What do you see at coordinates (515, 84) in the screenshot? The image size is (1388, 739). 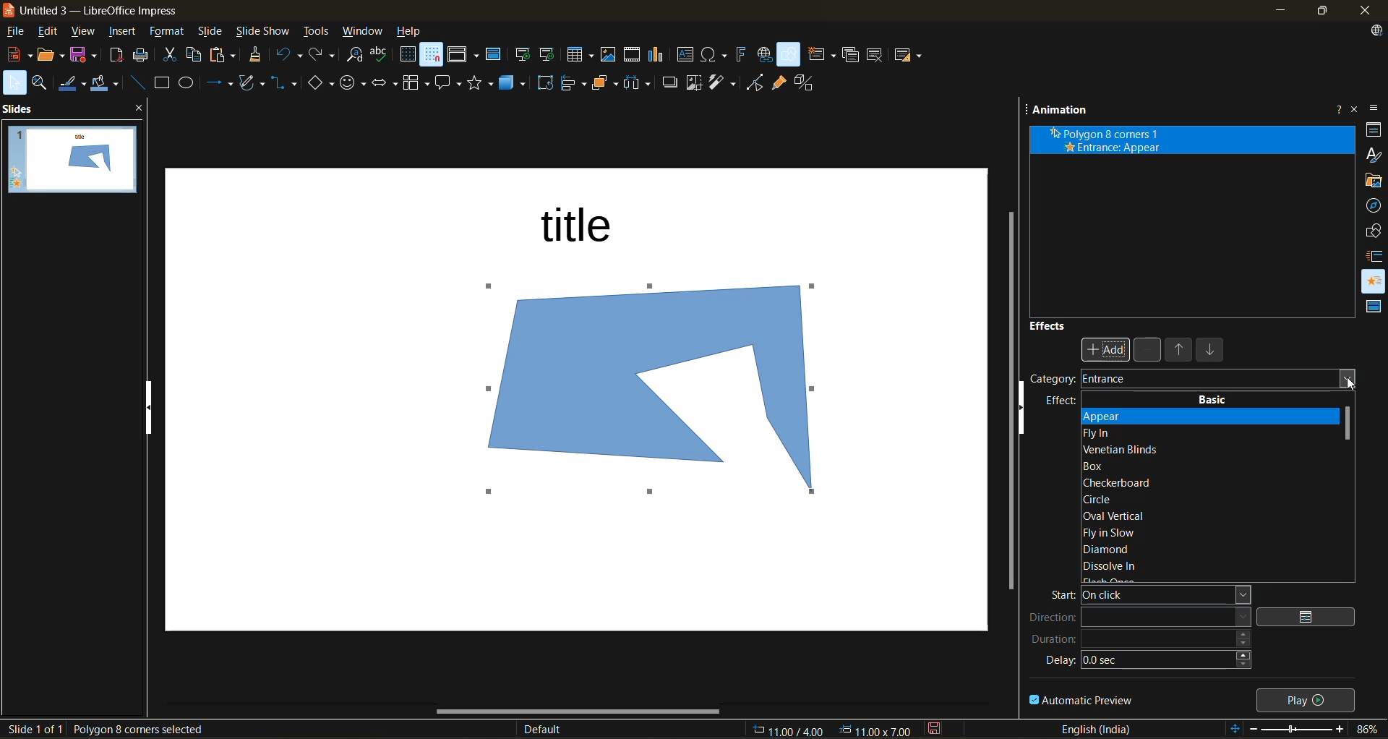 I see `3d objects` at bounding box center [515, 84].